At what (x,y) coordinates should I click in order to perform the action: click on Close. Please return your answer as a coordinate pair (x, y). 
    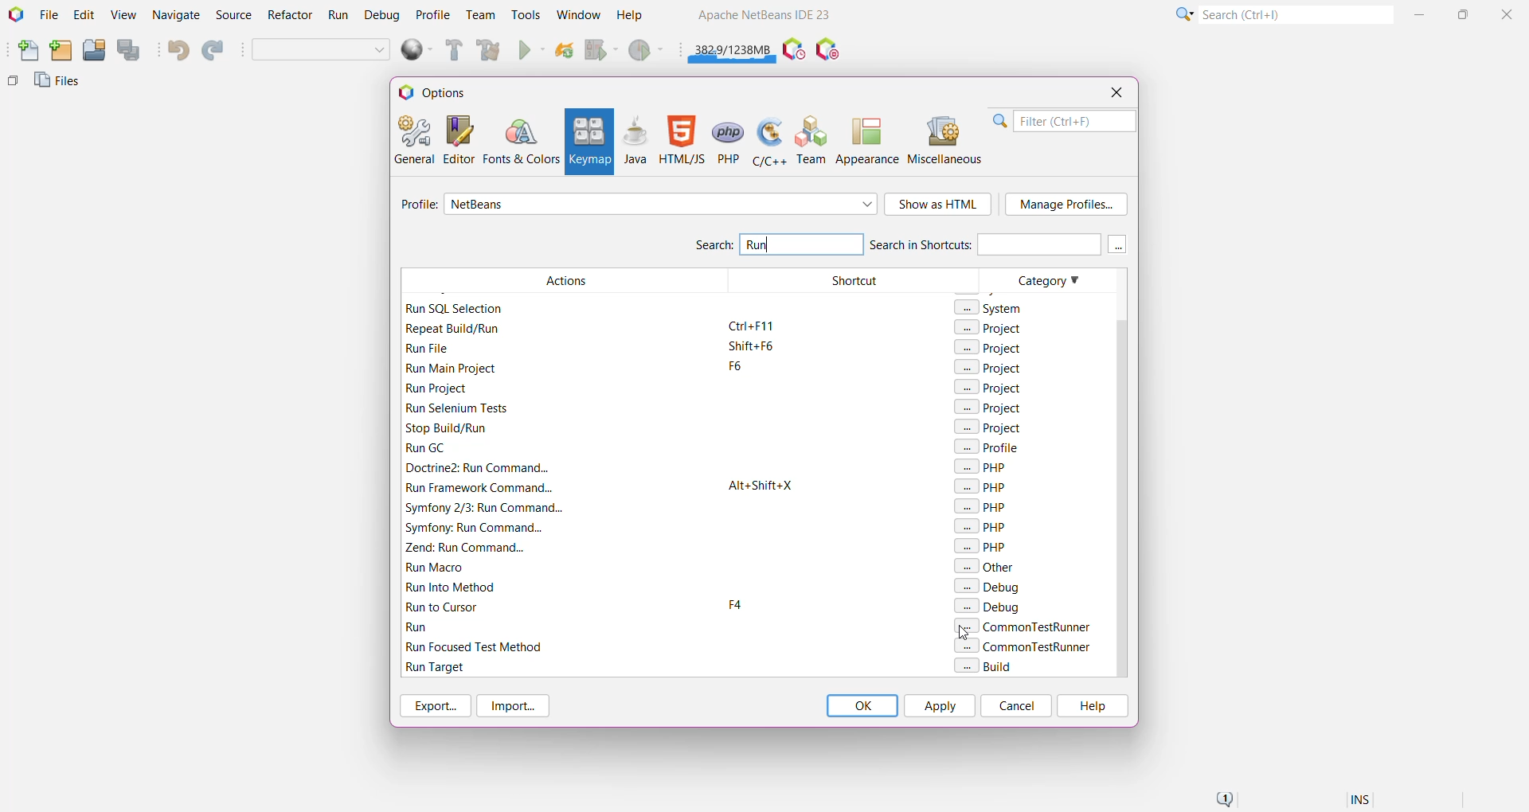
    Looking at the image, I should click on (1509, 14).